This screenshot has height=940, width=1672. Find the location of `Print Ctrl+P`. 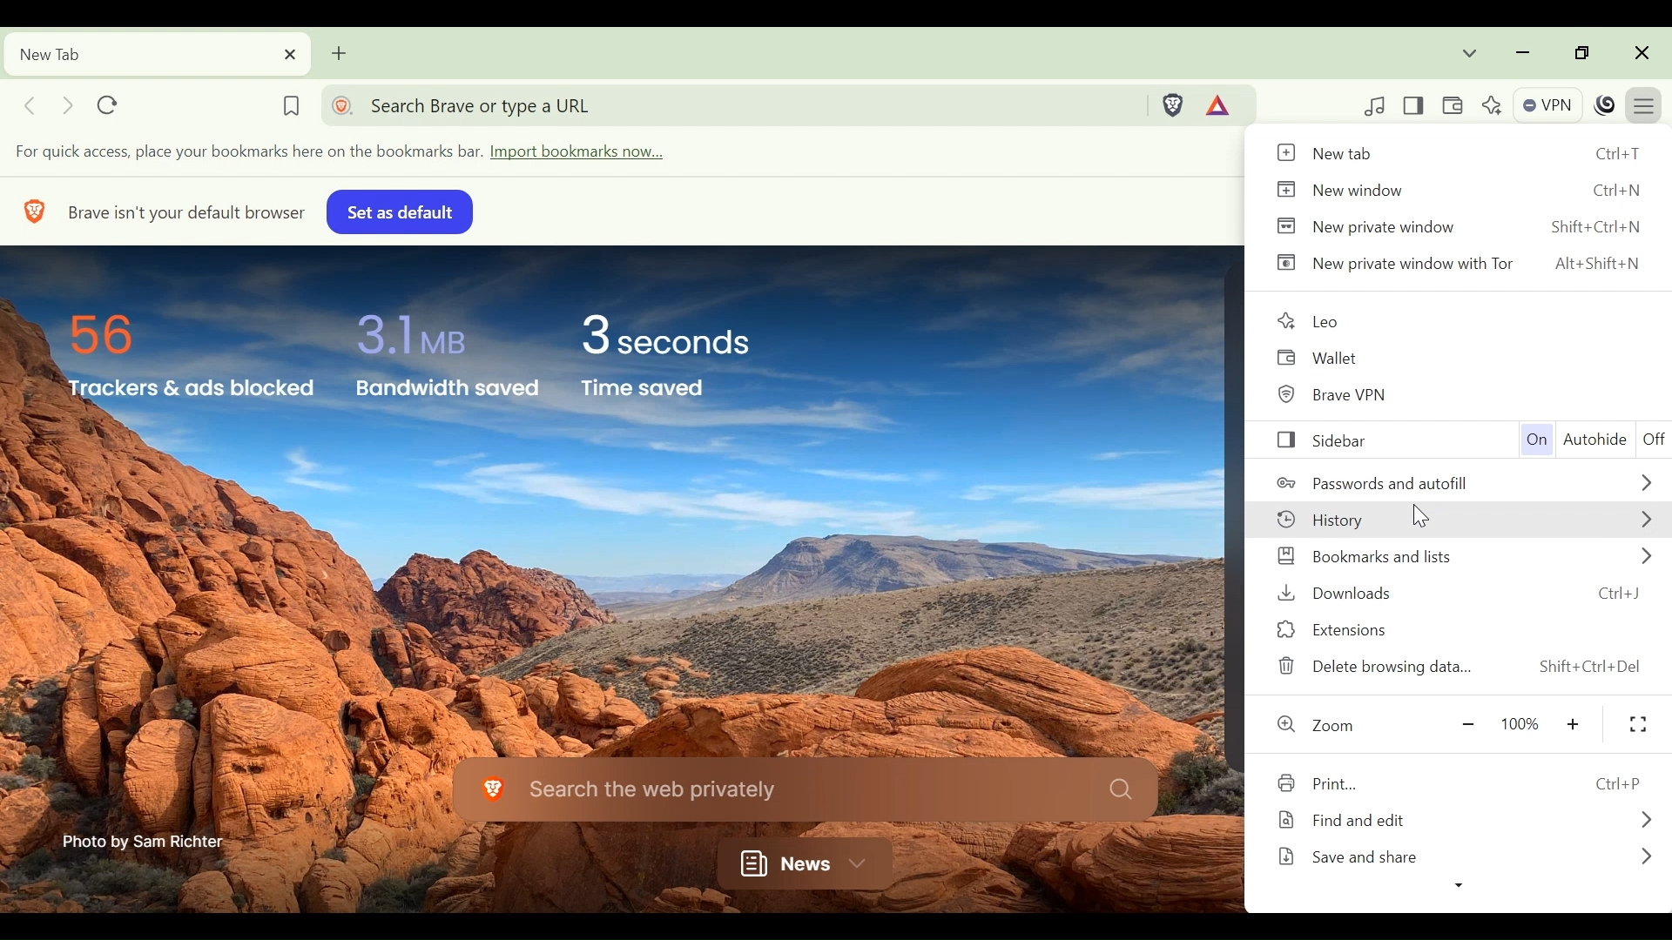

Print Ctrl+P is located at coordinates (1467, 786).